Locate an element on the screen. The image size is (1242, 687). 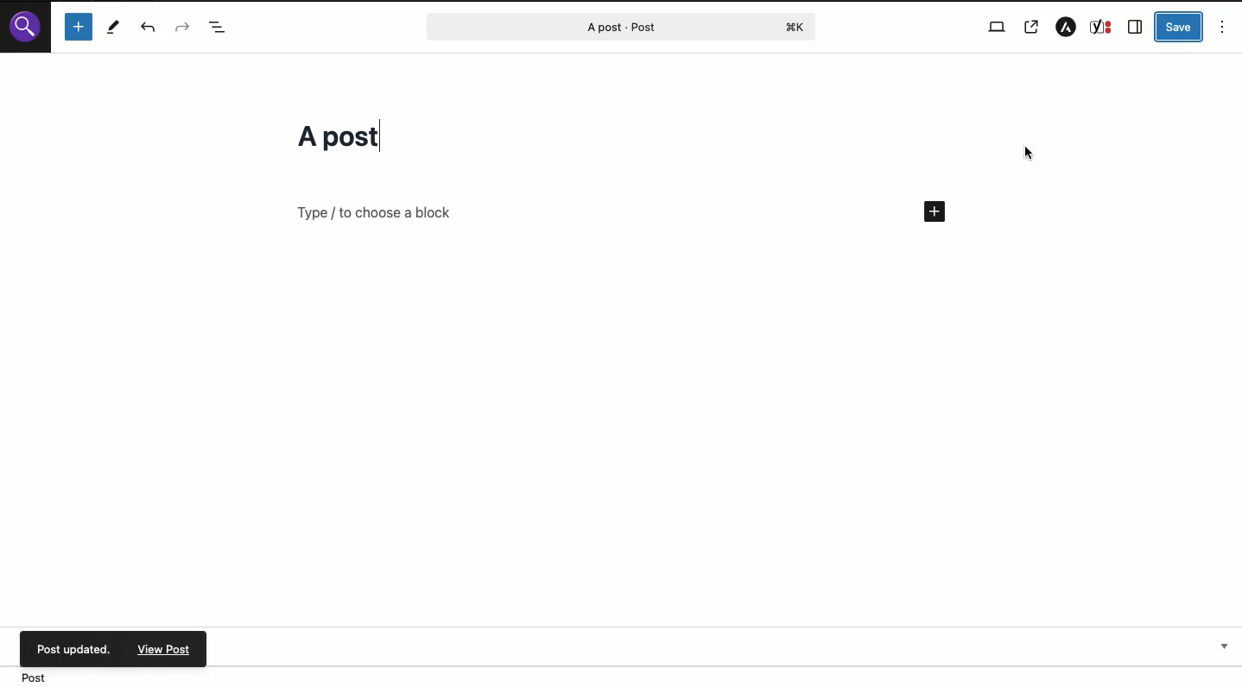
Add new block is located at coordinates (934, 212).